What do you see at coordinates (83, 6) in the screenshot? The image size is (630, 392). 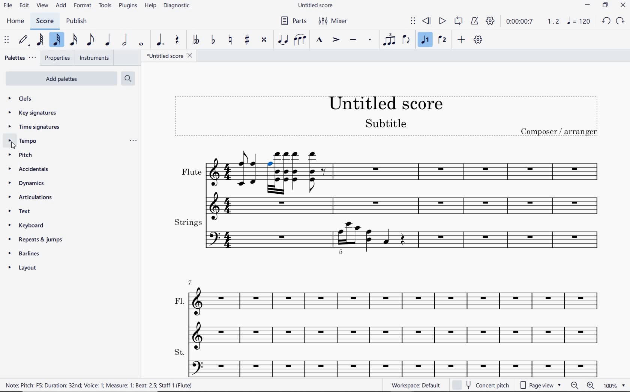 I see `format` at bounding box center [83, 6].